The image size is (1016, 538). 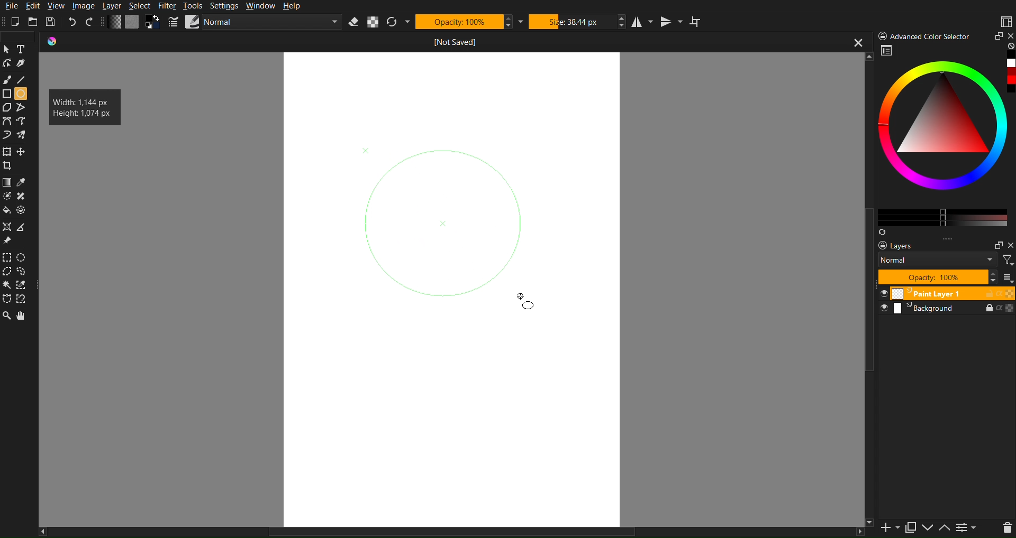 What do you see at coordinates (25, 50) in the screenshot?
I see `Text` at bounding box center [25, 50].